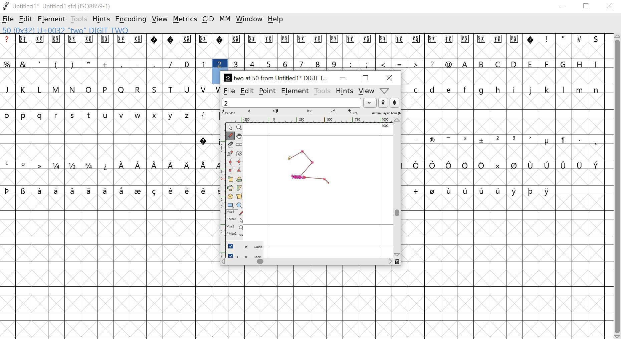 This screenshot has width=621, height=339. I want to click on mouse left button, so click(236, 213).